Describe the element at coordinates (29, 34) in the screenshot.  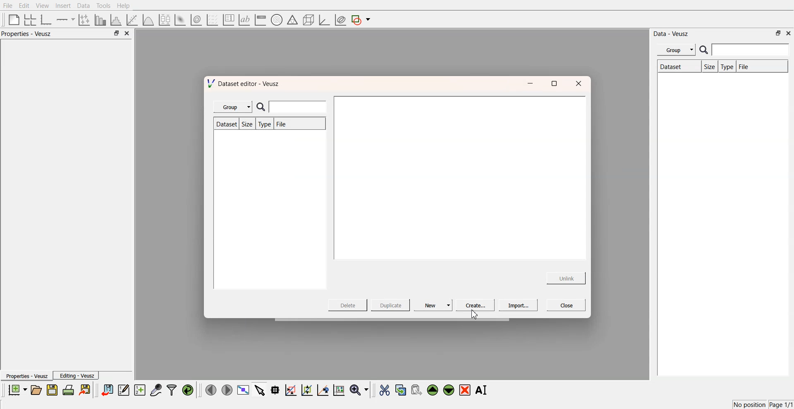
I see `Properties - Veusz` at that location.